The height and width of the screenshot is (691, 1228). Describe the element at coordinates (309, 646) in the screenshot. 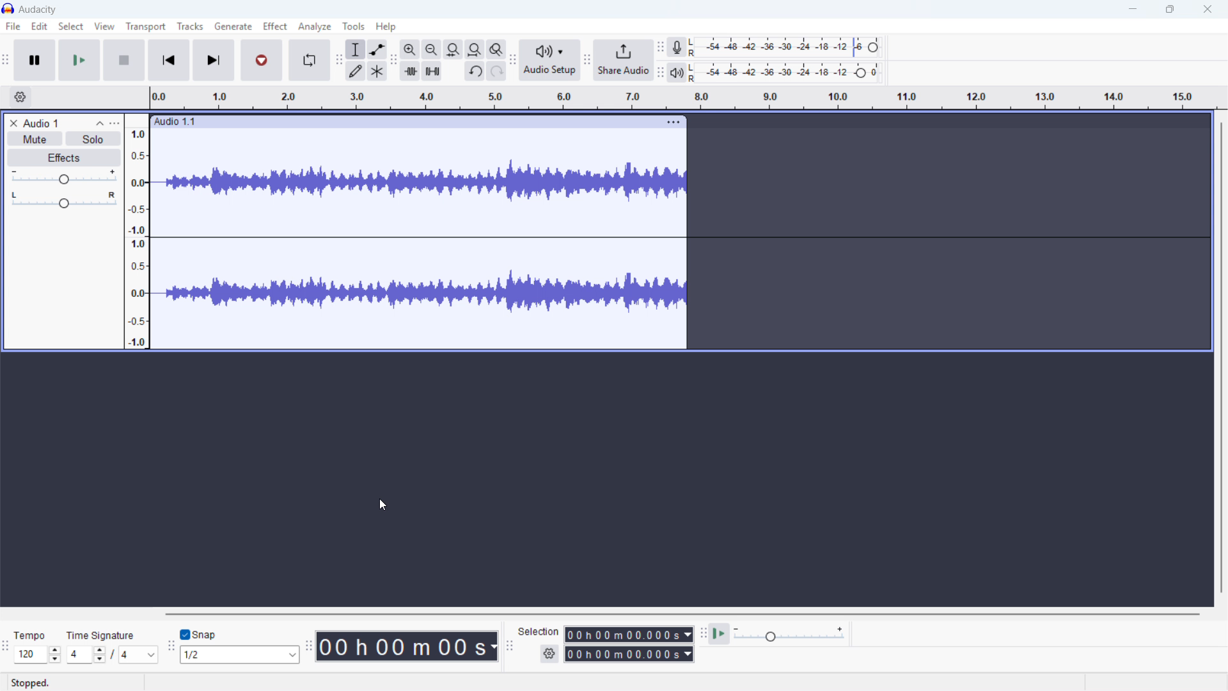

I see `Audacity time toolbar ` at that location.